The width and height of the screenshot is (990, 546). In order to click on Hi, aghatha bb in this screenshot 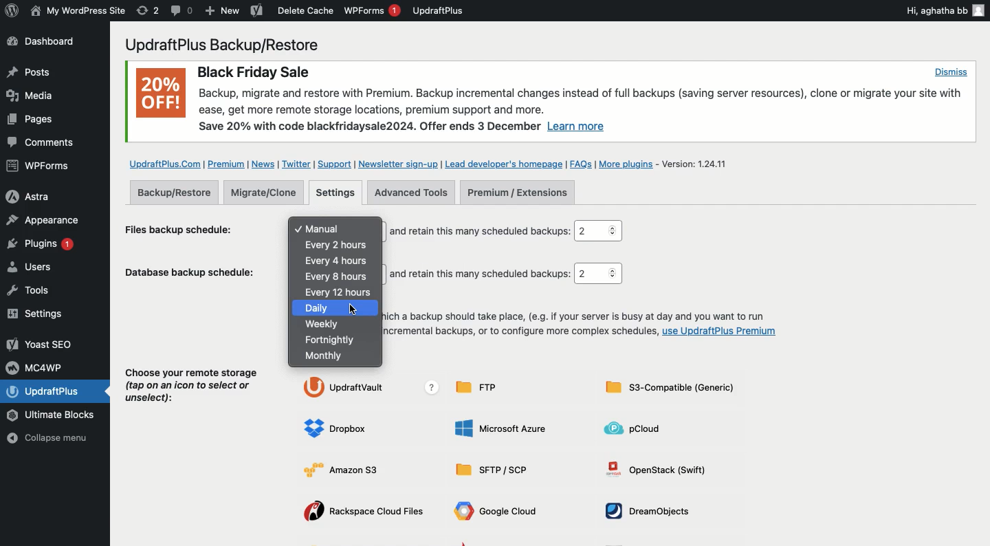, I will do `click(944, 10)`.